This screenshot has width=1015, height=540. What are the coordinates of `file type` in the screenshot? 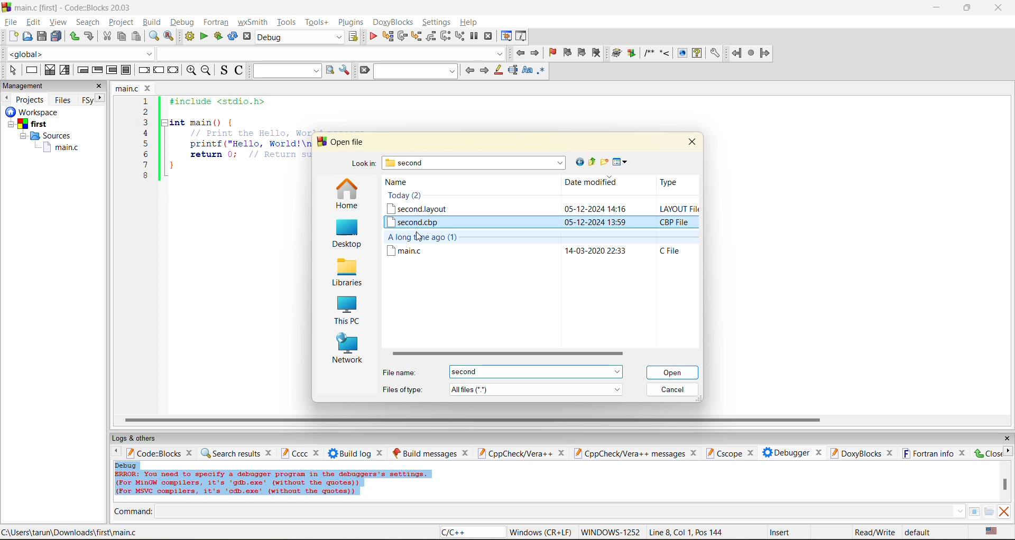 It's located at (403, 388).